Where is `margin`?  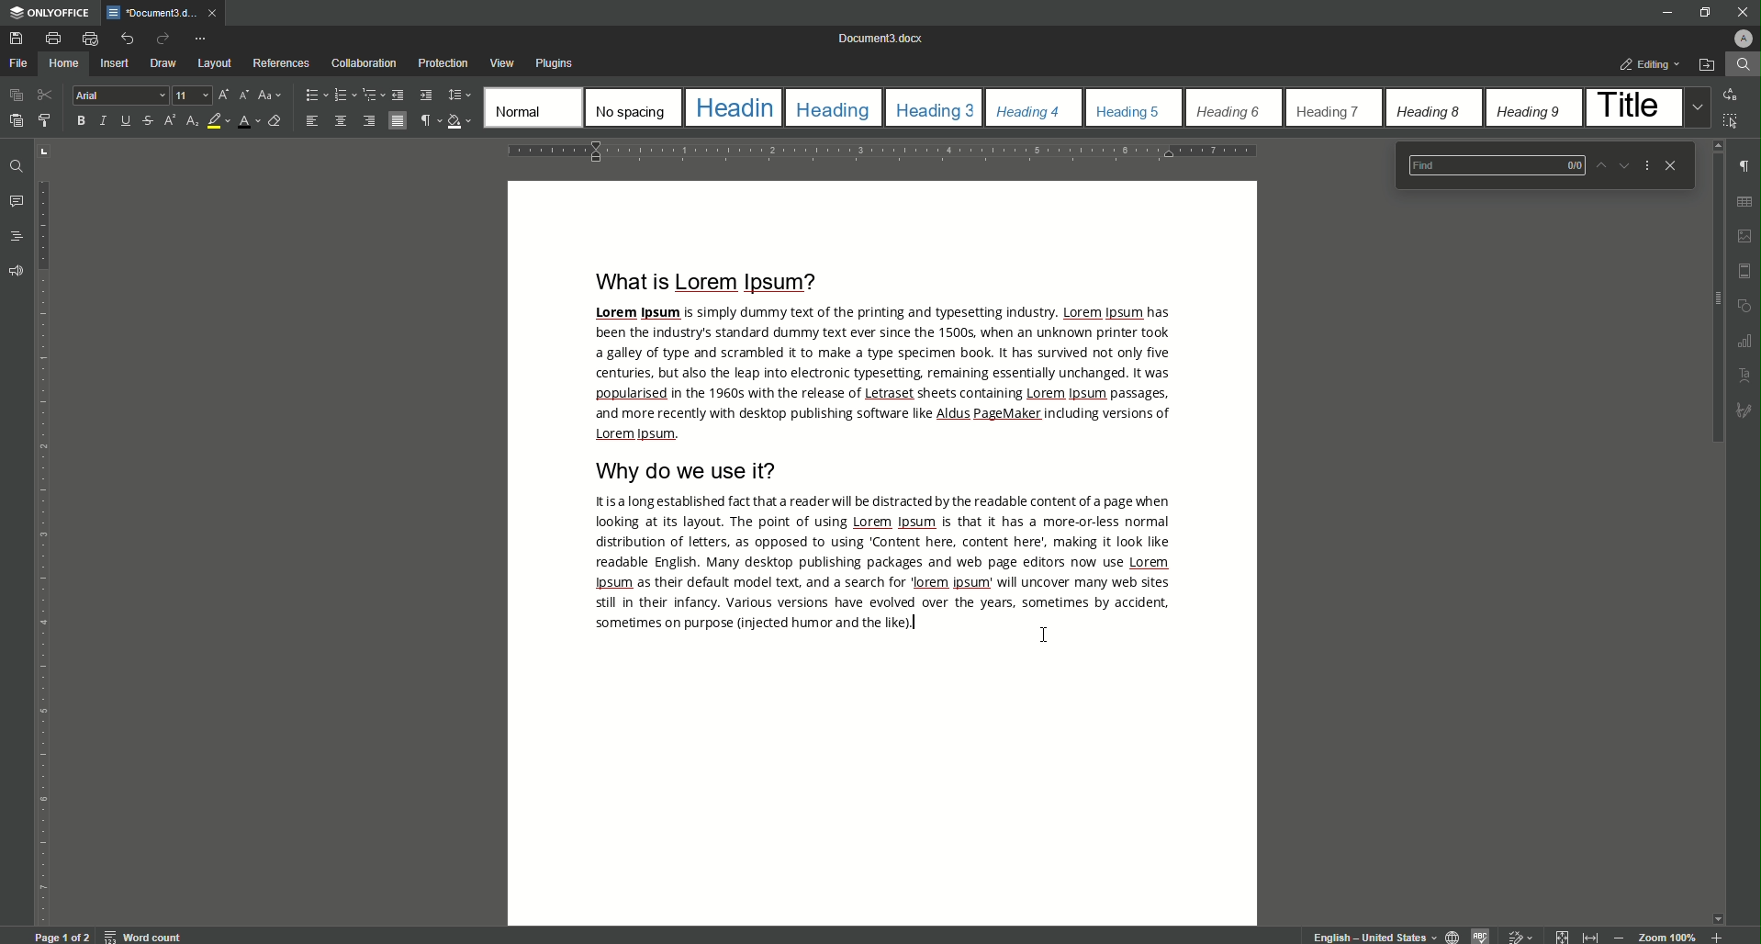
margin is located at coordinates (1746, 266).